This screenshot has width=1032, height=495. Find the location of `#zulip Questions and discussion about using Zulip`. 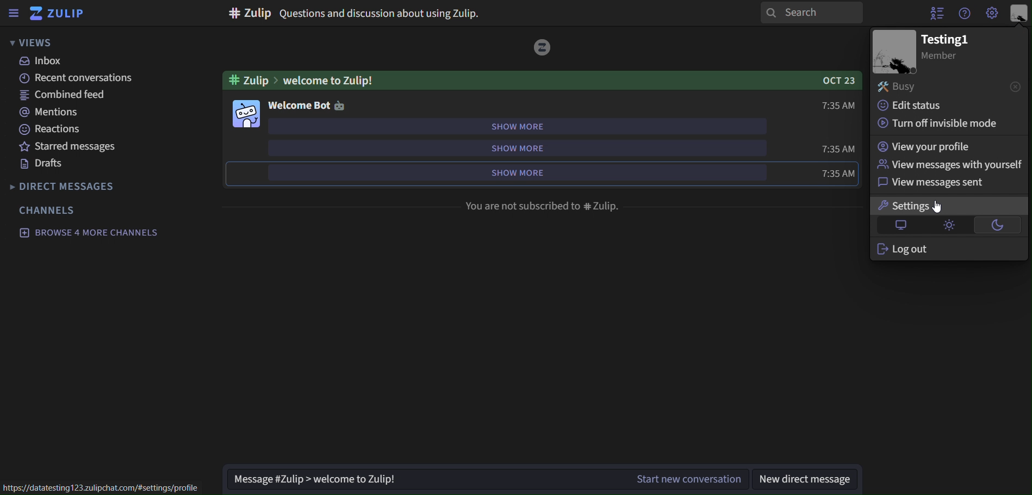

#zulip Questions and discussion about using Zulip is located at coordinates (359, 14).